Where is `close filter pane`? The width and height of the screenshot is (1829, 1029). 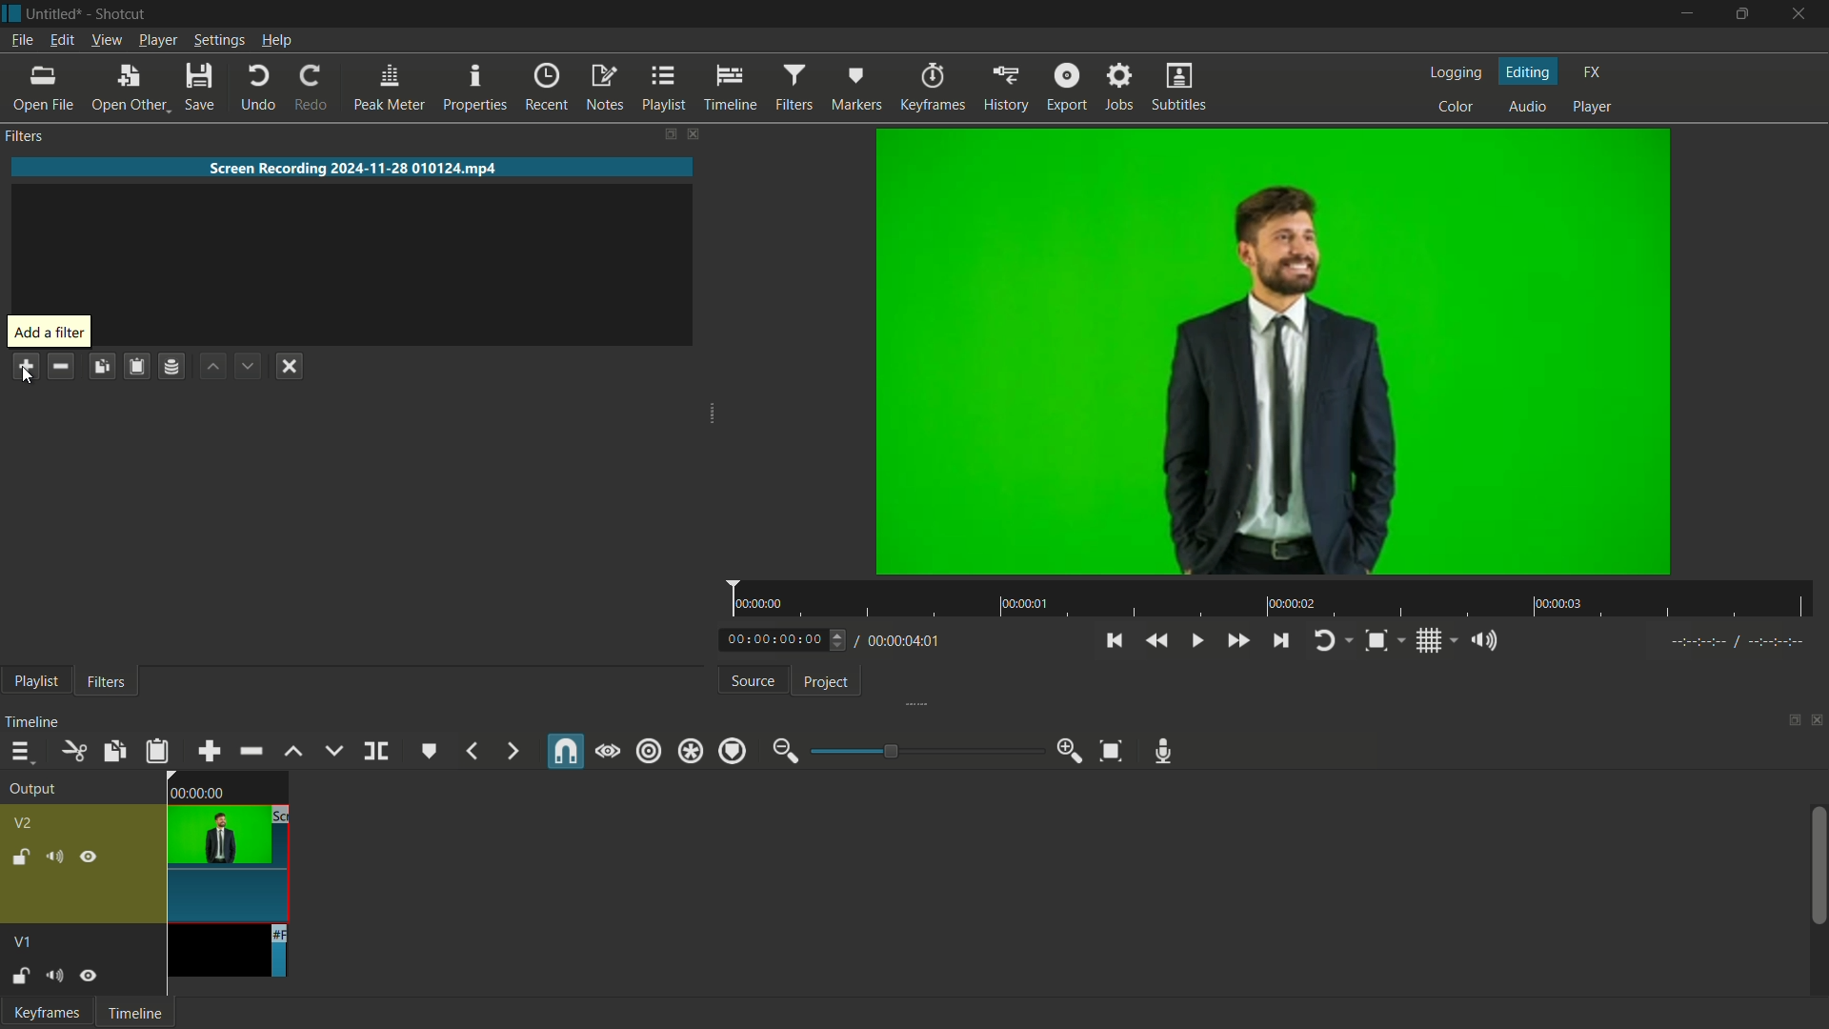
close filter pane is located at coordinates (698, 135).